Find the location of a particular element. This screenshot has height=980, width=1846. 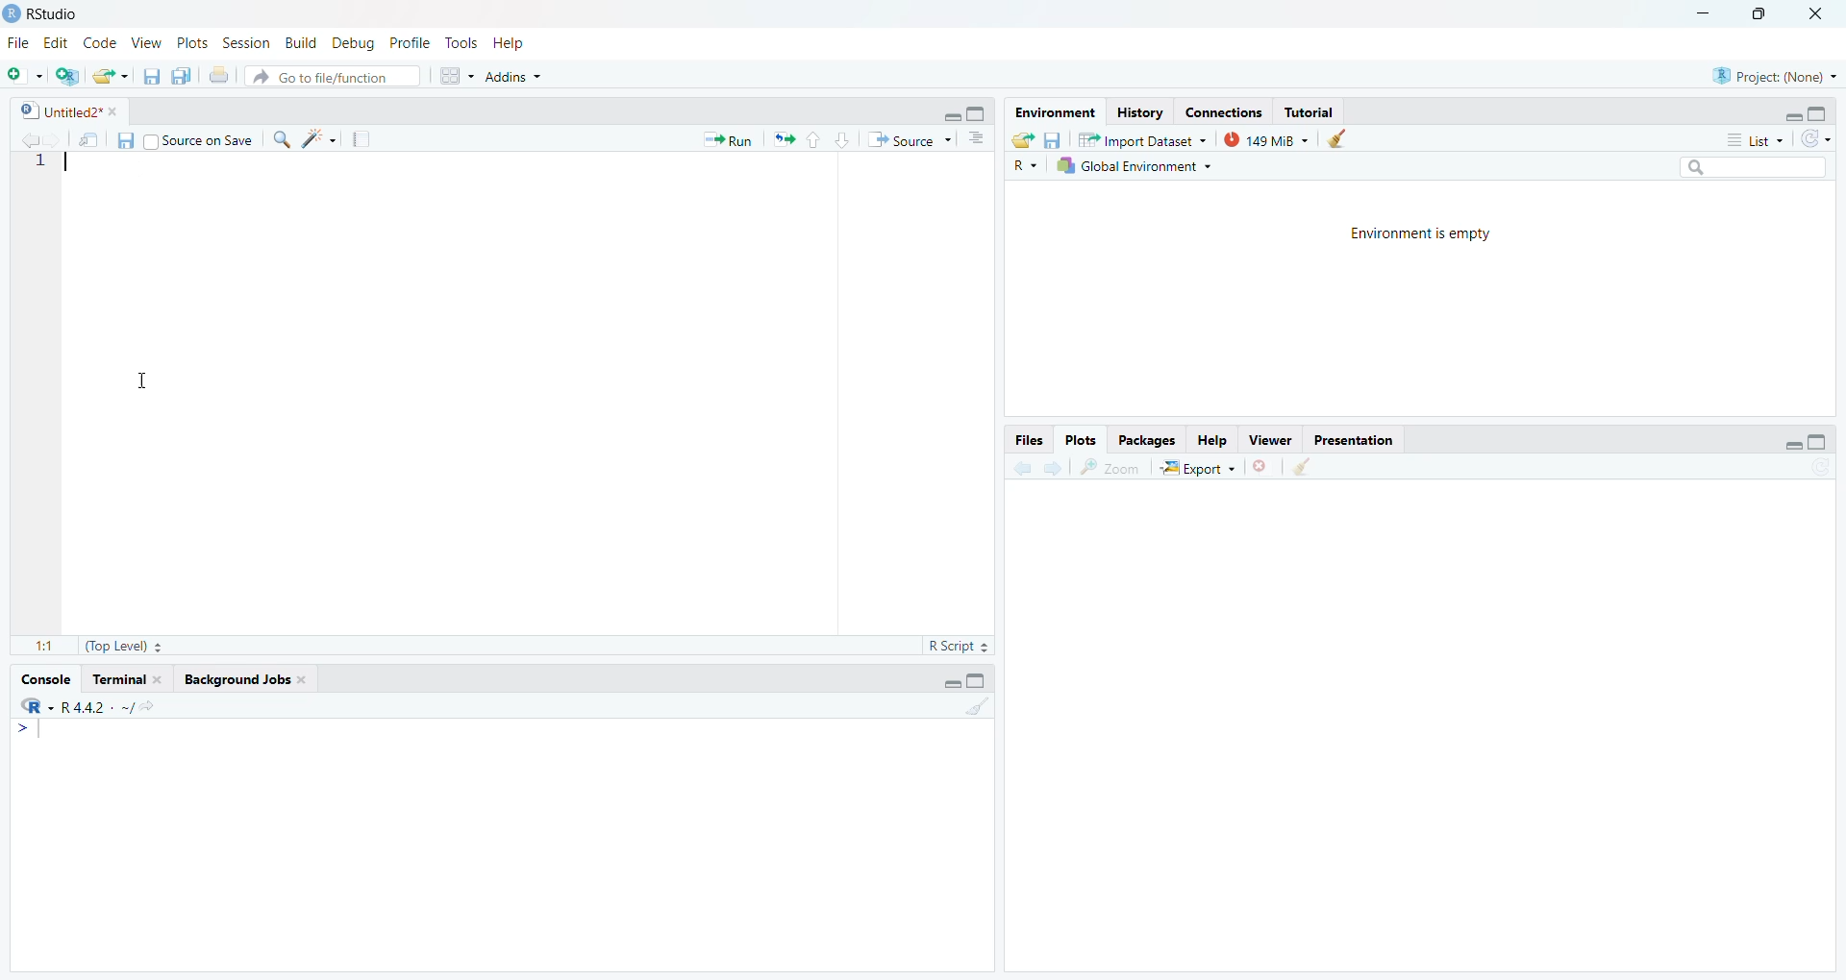

Zoom is located at coordinates (1110, 467).